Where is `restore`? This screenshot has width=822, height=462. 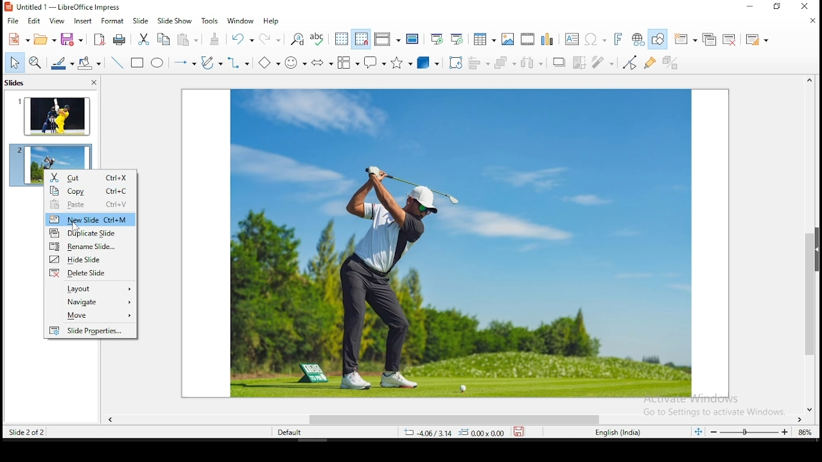
restore is located at coordinates (778, 6).